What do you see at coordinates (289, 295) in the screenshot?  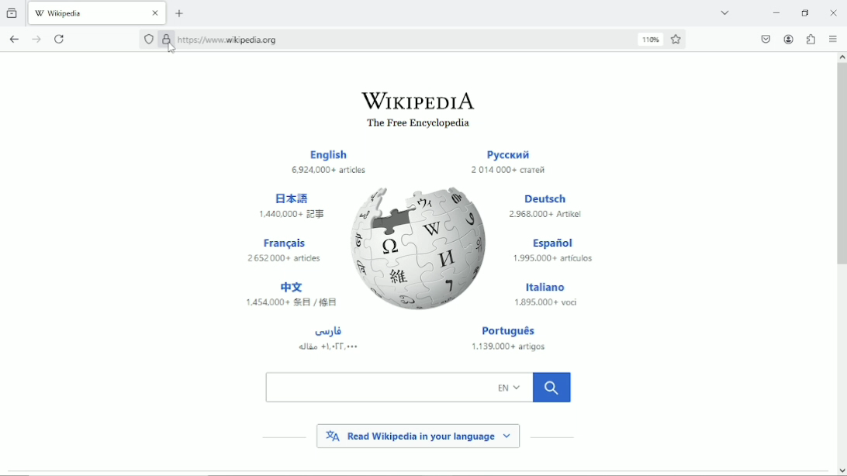 I see `foreign language` at bounding box center [289, 295].